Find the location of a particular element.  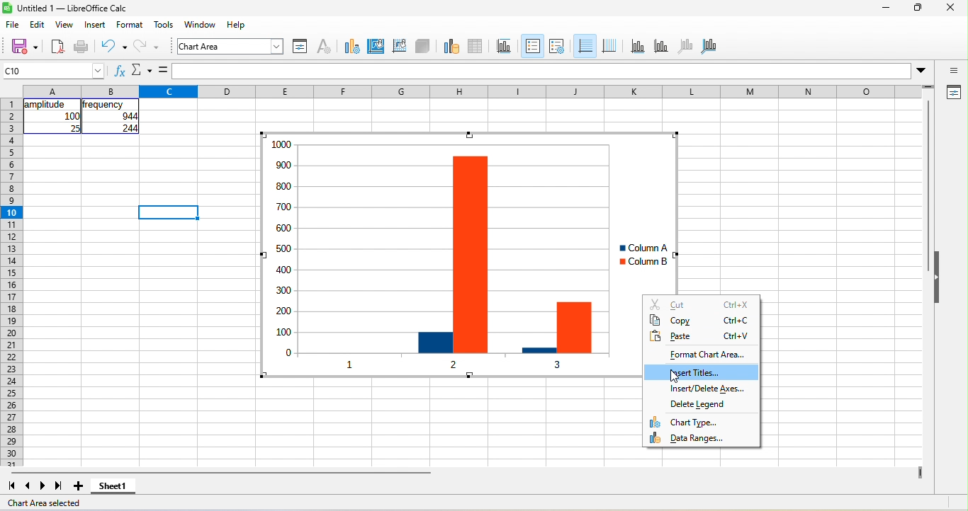

all aaxes is located at coordinates (709, 47).